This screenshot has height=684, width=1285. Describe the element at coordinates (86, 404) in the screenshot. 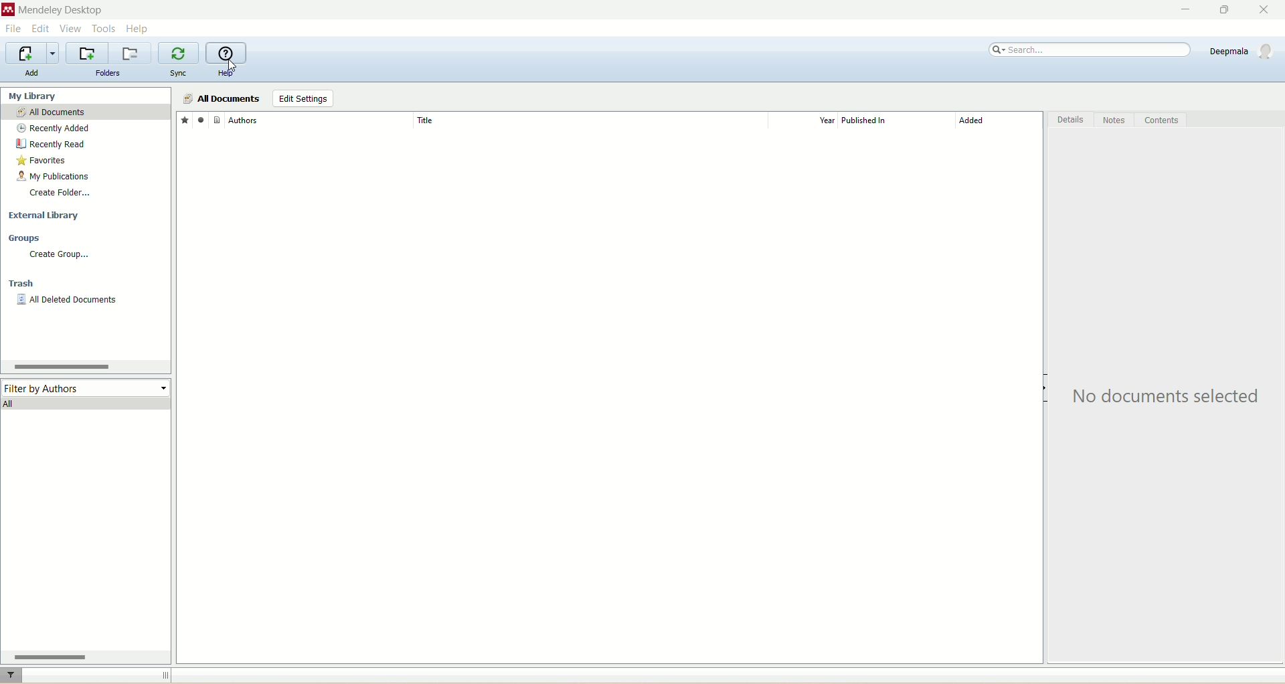

I see `all` at that location.